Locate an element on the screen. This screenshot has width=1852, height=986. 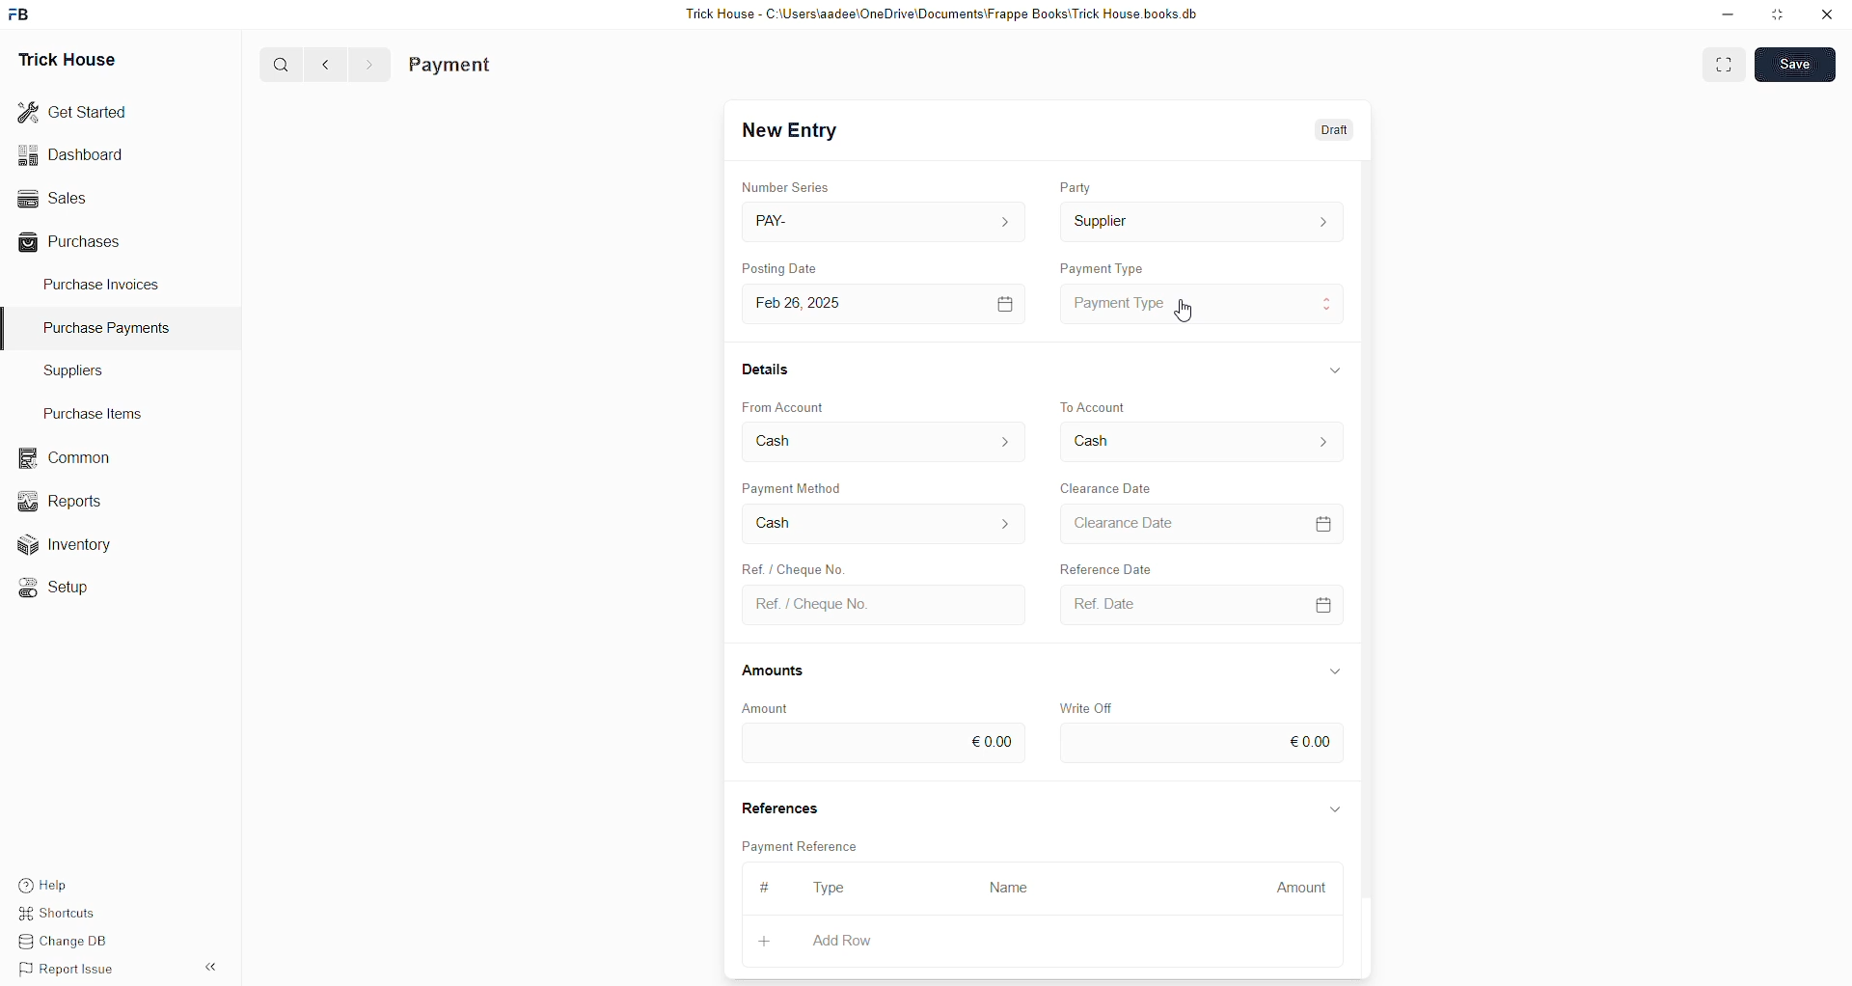
Setup is located at coordinates (52, 586).